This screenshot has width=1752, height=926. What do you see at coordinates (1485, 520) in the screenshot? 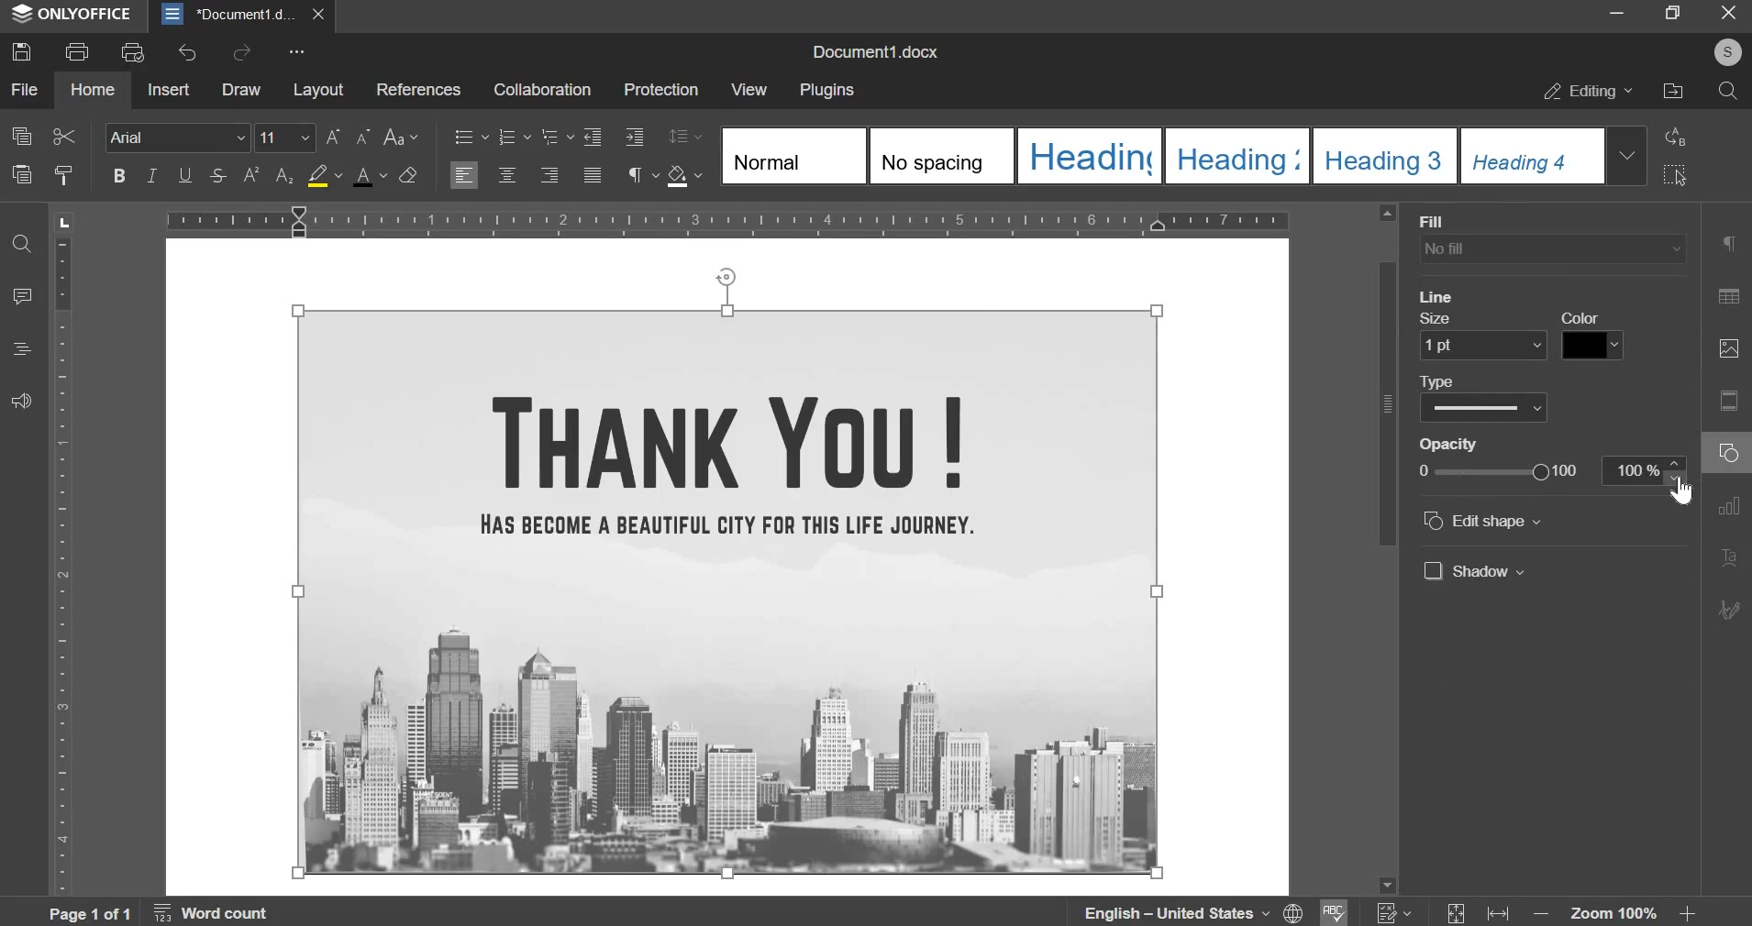
I see `Edit shape` at bounding box center [1485, 520].